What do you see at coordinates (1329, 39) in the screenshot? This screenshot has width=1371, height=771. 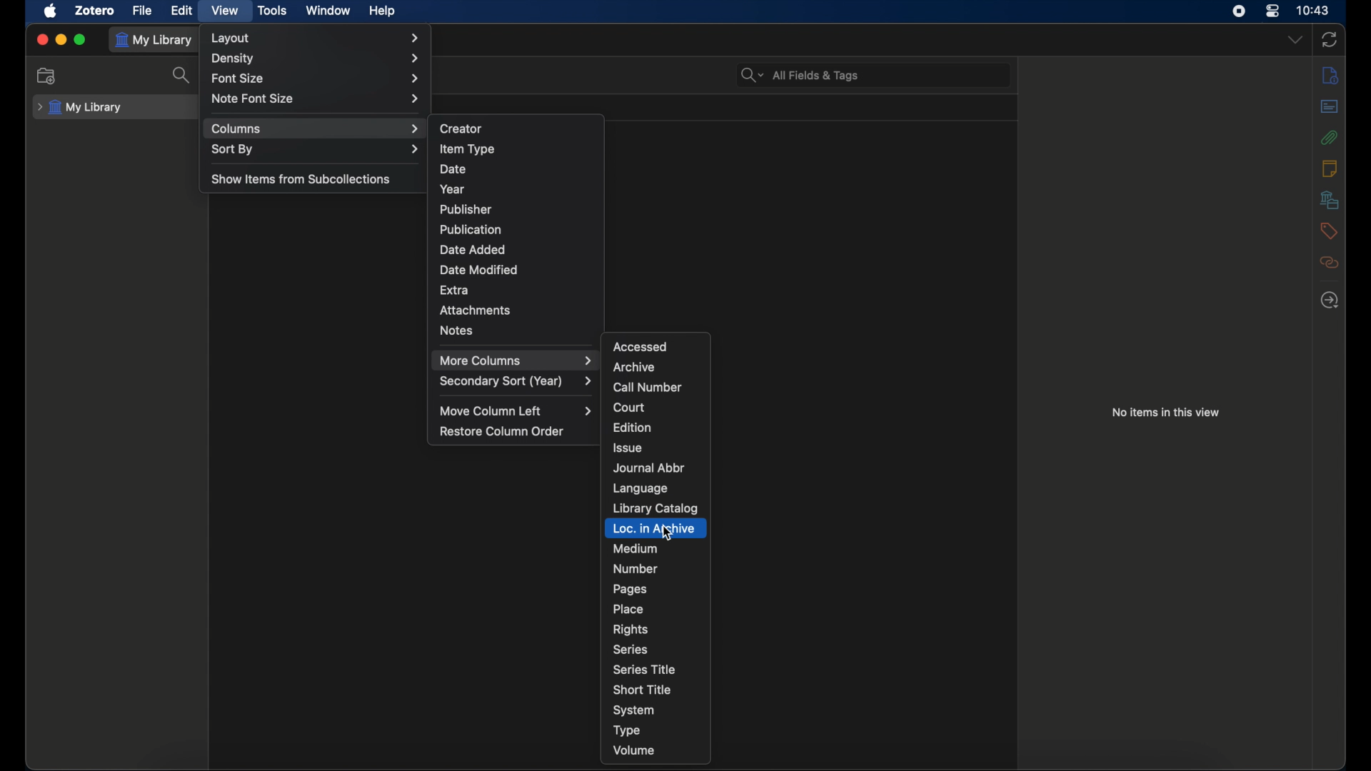 I see `sync` at bounding box center [1329, 39].